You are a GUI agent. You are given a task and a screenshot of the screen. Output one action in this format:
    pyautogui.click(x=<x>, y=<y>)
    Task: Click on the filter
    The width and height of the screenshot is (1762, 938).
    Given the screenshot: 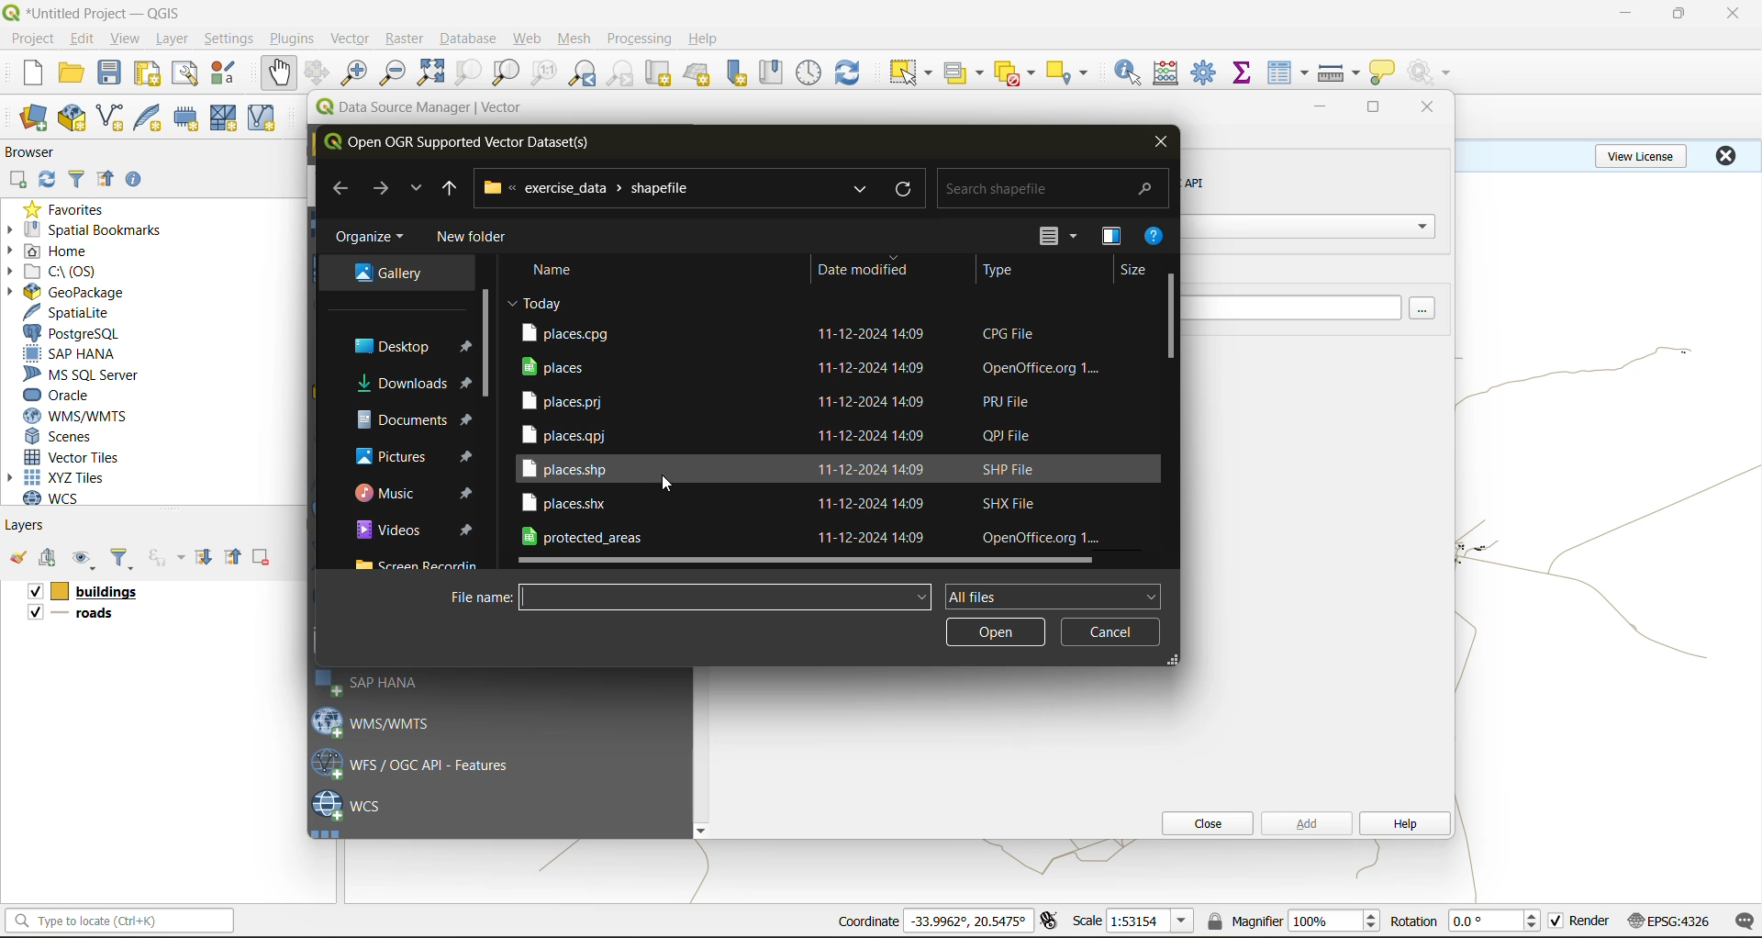 What is the action you would take?
    pyautogui.click(x=122, y=560)
    